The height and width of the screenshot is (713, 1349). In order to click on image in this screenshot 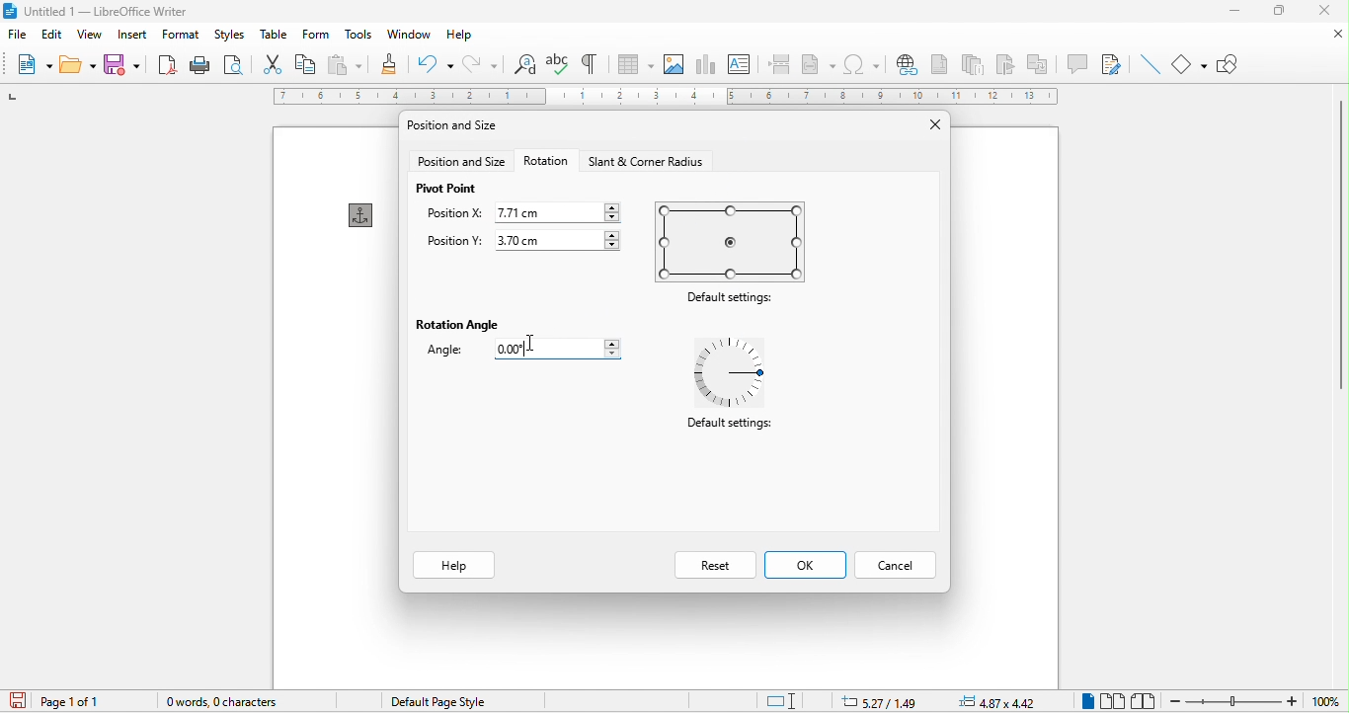, I will do `click(676, 63)`.